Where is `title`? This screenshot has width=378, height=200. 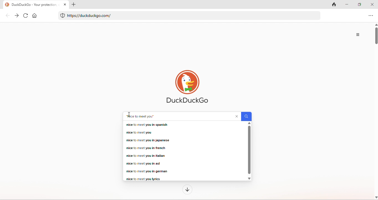 title is located at coordinates (30, 4).